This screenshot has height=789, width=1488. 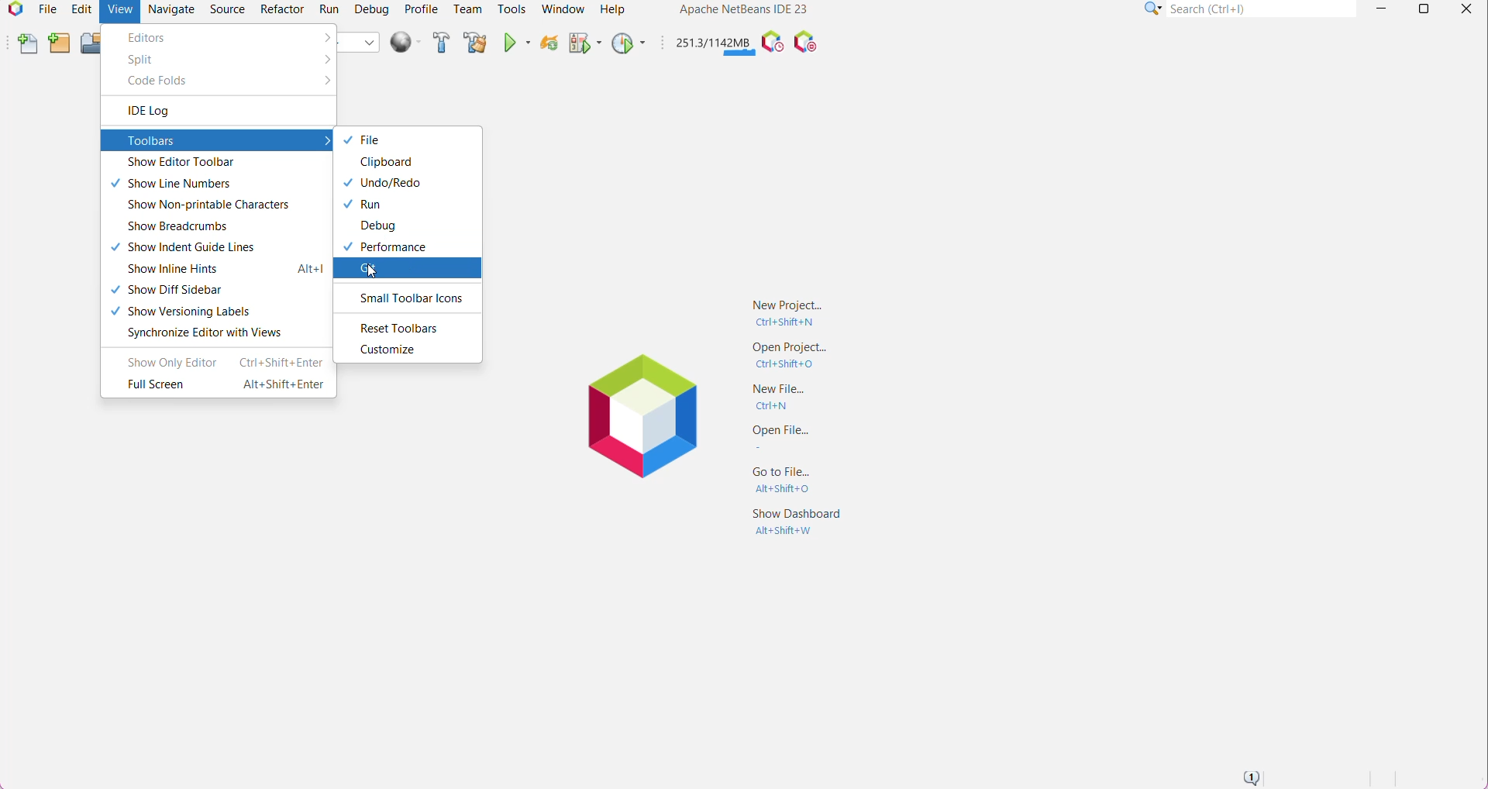 What do you see at coordinates (615, 9) in the screenshot?
I see `Help` at bounding box center [615, 9].